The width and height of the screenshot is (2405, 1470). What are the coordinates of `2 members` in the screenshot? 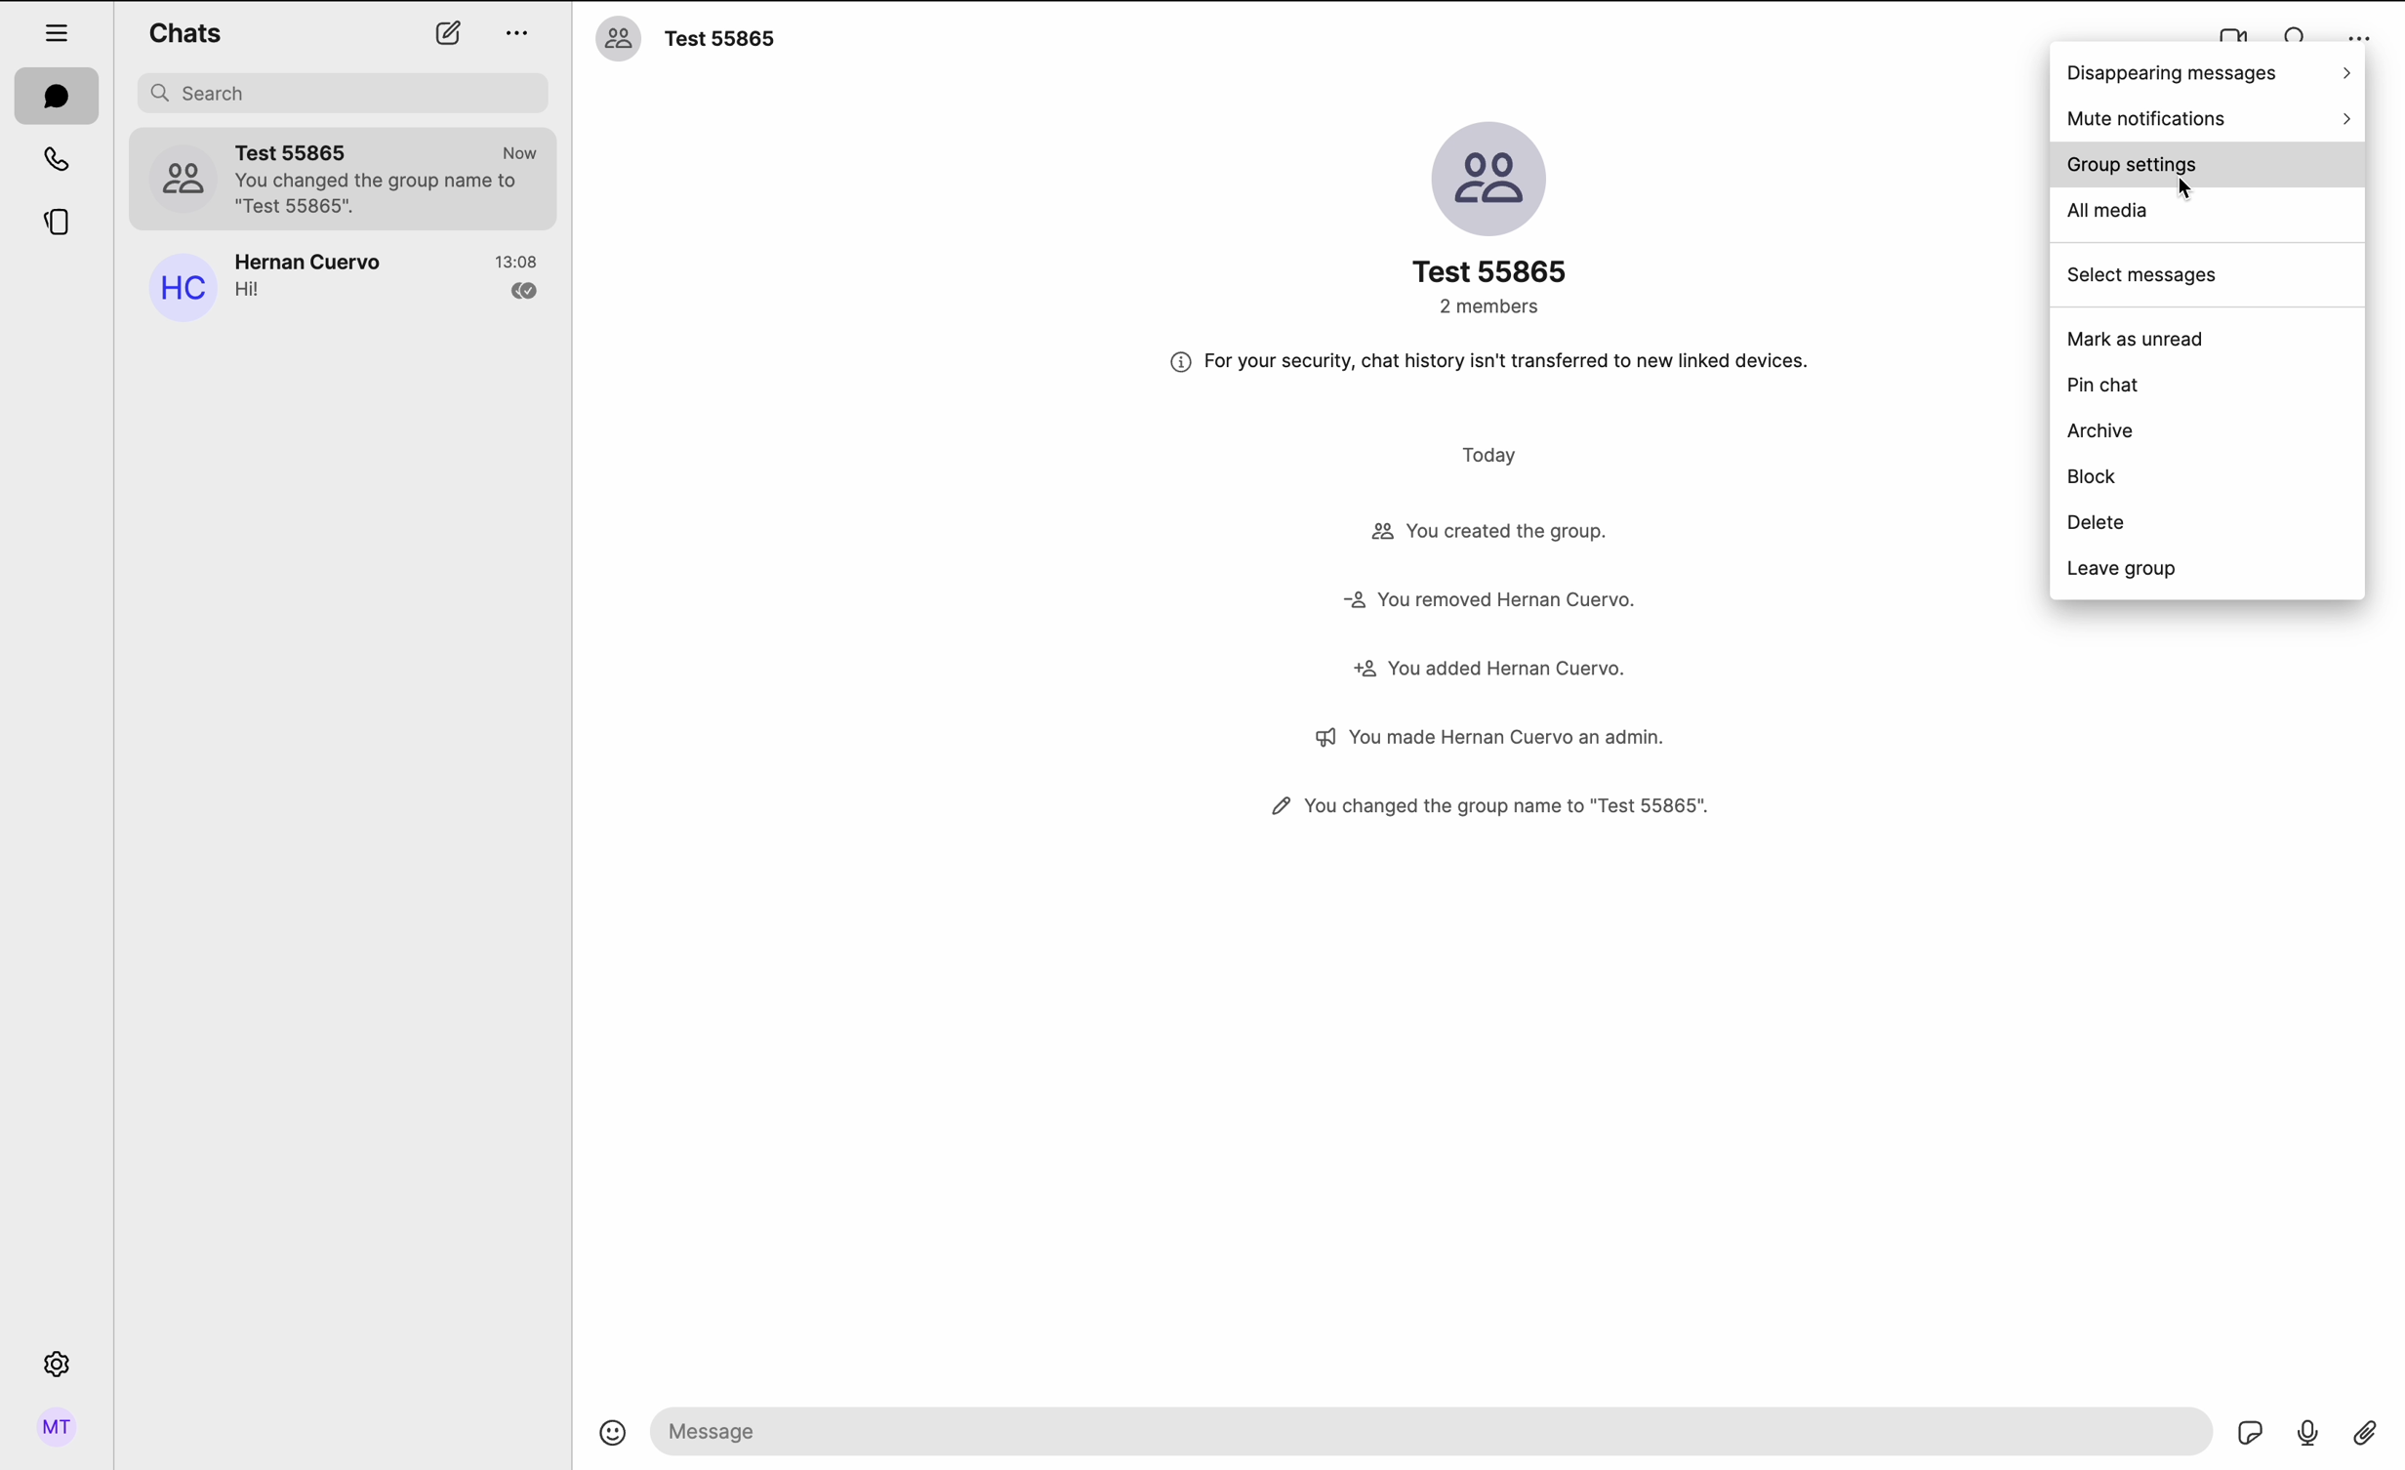 It's located at (1492, 305).